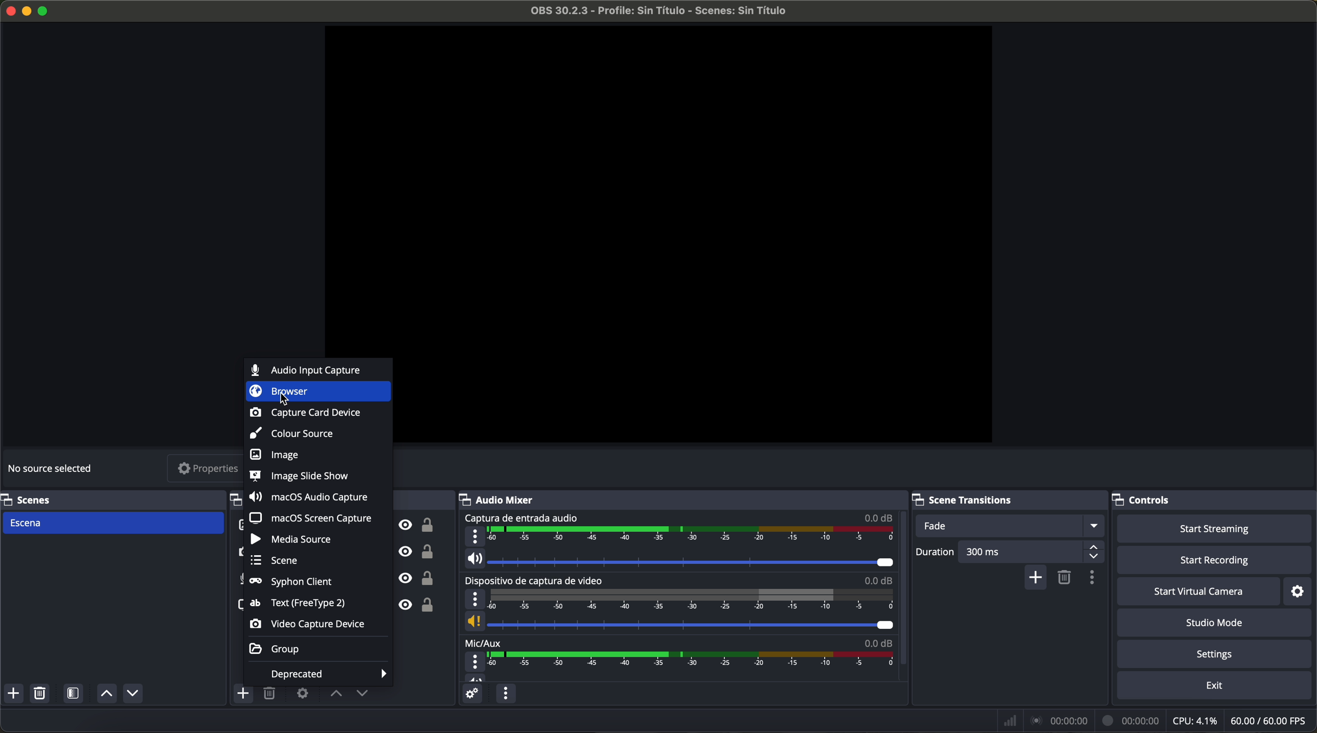  What do you see at coordinates (536, 581) in the screenshot?
I see `video capture device` at bounding box center [536, 581].